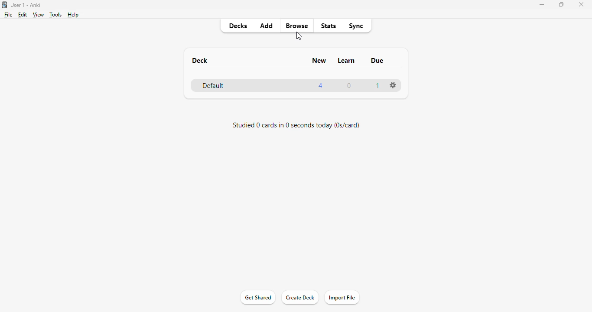  I want to click on options, so click(393, 85).